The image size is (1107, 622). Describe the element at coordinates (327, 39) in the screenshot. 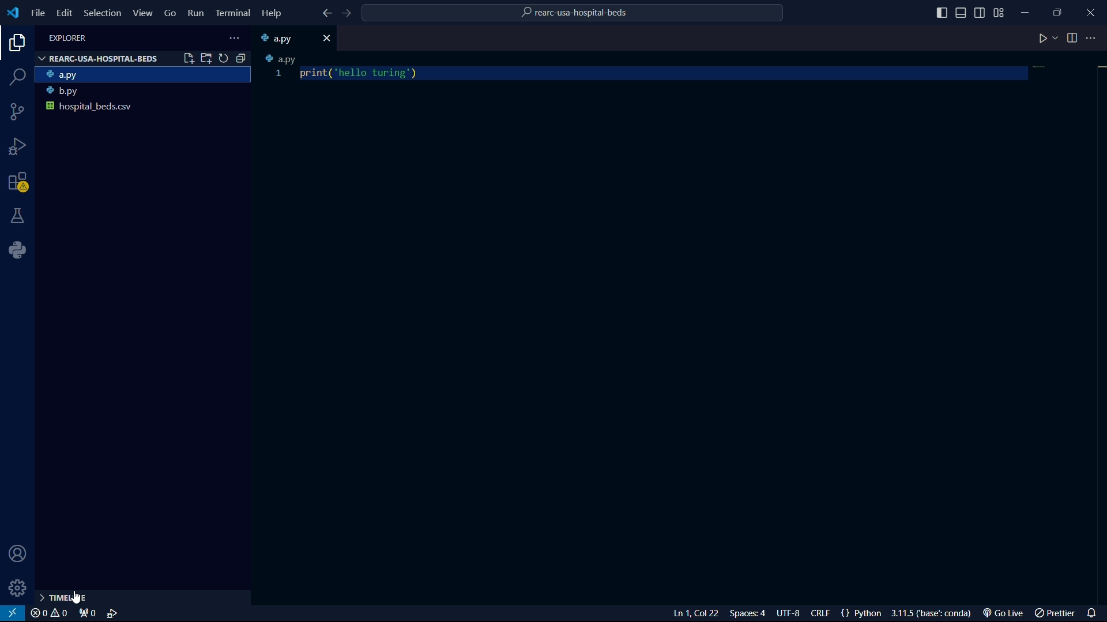

I see `close` at that location.